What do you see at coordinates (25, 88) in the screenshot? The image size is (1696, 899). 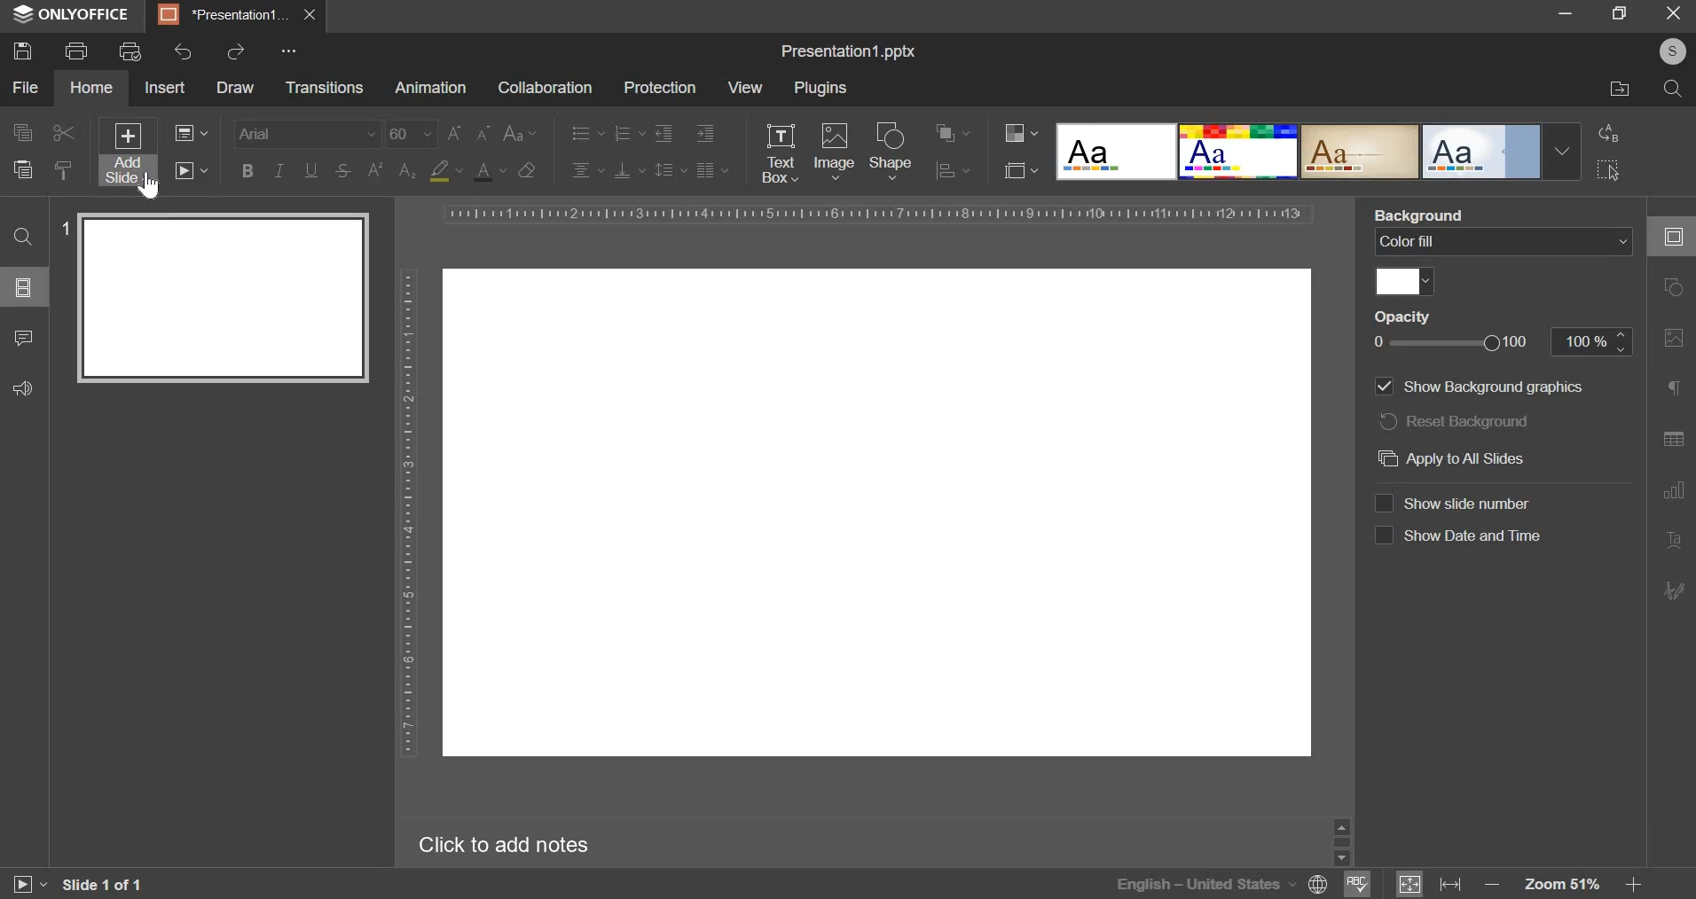 I see `file` at bounding box center [25, 88].